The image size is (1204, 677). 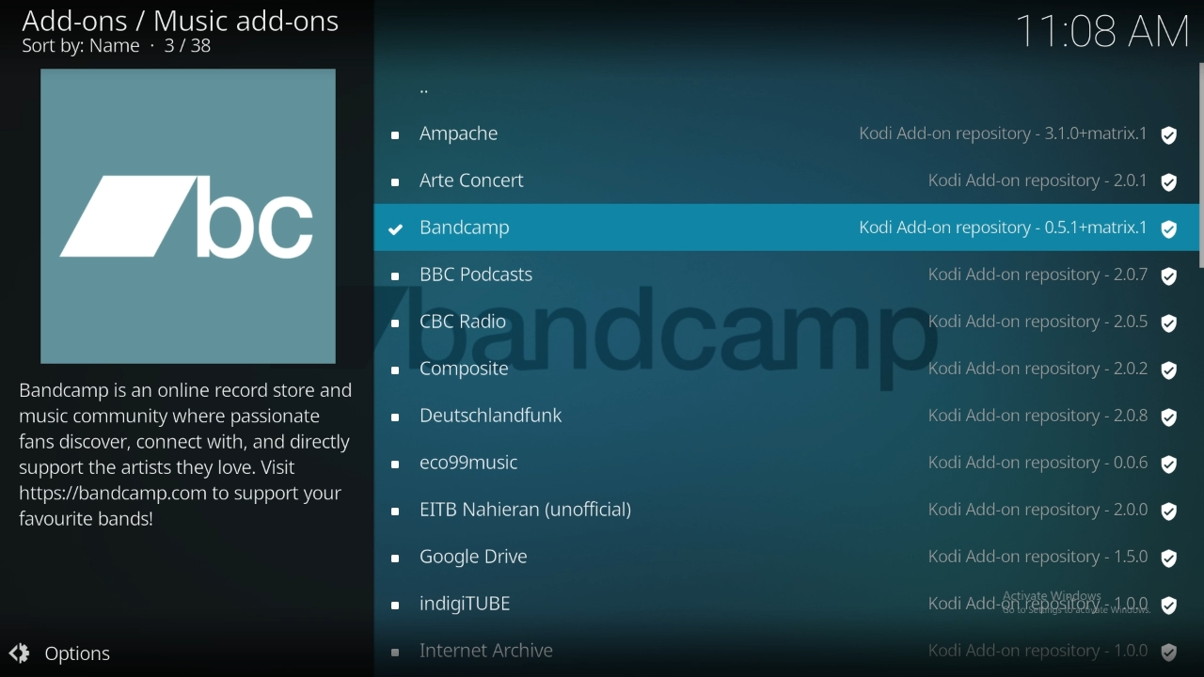 What do you see at coordinates (785, 417) in the screenshot?
I see `add on` at bounding box center [785, 417].